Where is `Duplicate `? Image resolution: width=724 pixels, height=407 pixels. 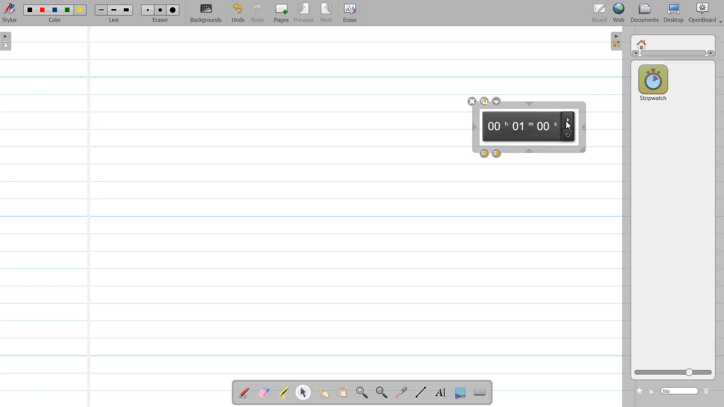 Duplicate  is located at coordinates (484, 101).